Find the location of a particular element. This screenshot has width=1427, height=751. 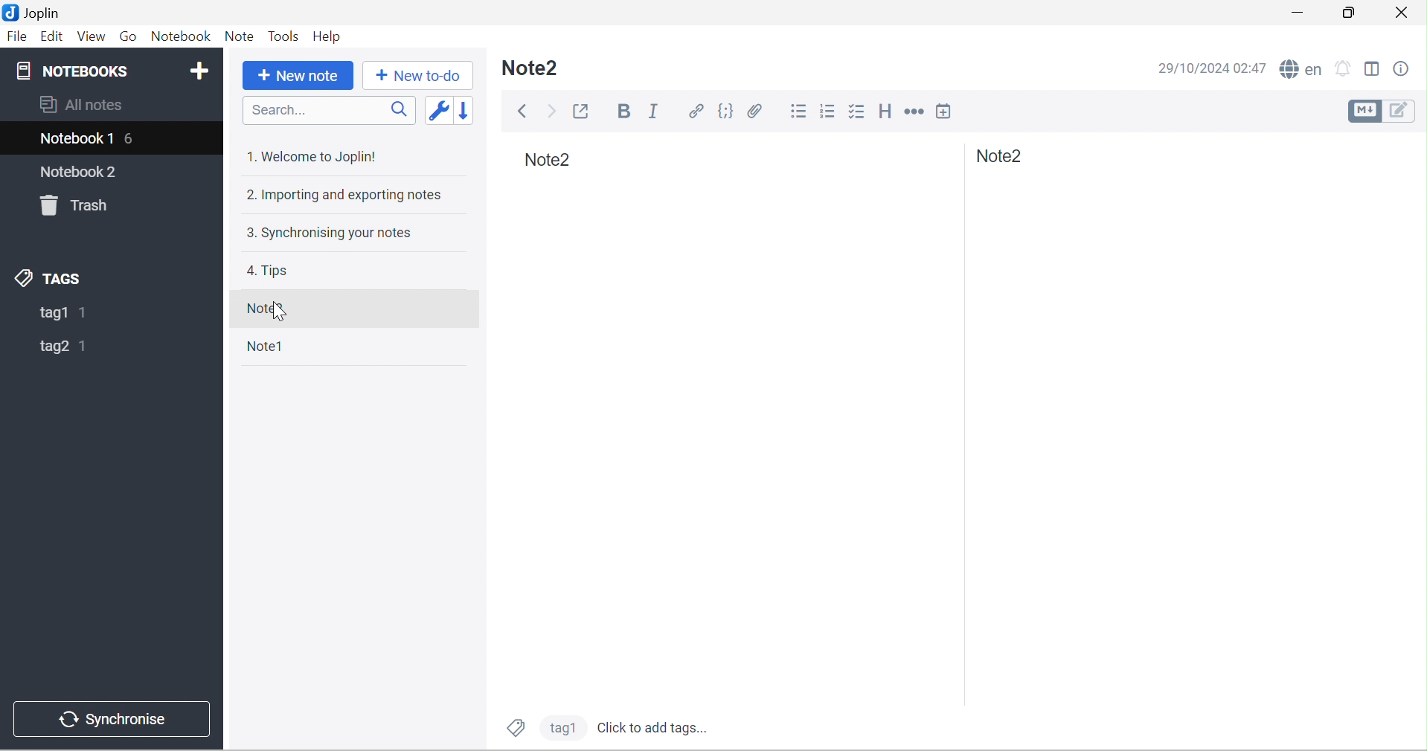

notebook2 is located at coordinates (73, 172).